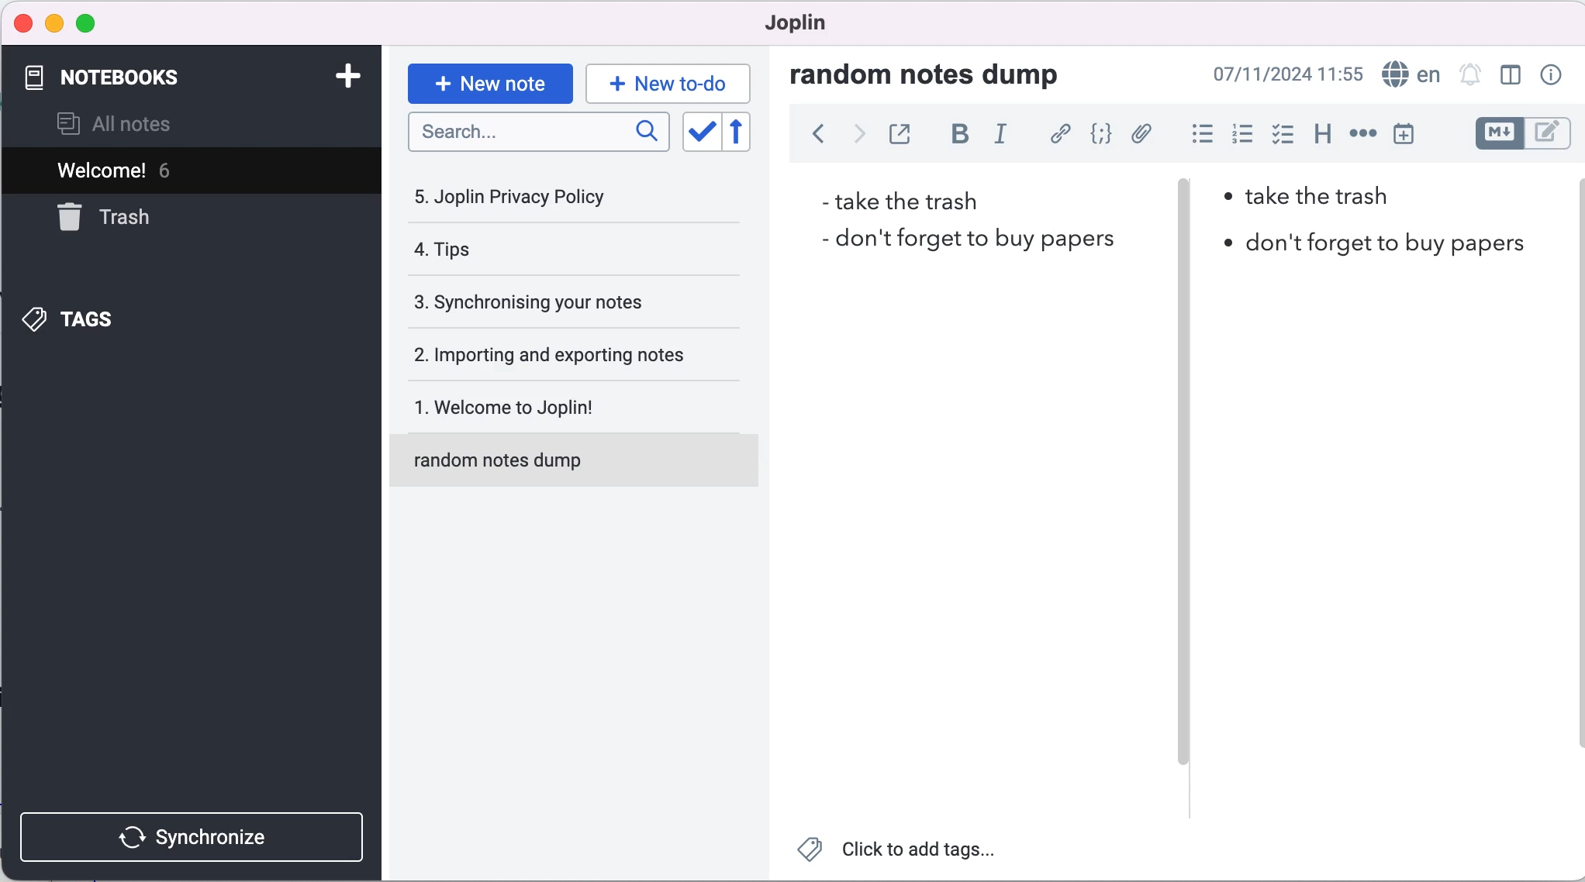  Describe the element at coordinates (22, 22) in the screenshot. I see `close` at that location.